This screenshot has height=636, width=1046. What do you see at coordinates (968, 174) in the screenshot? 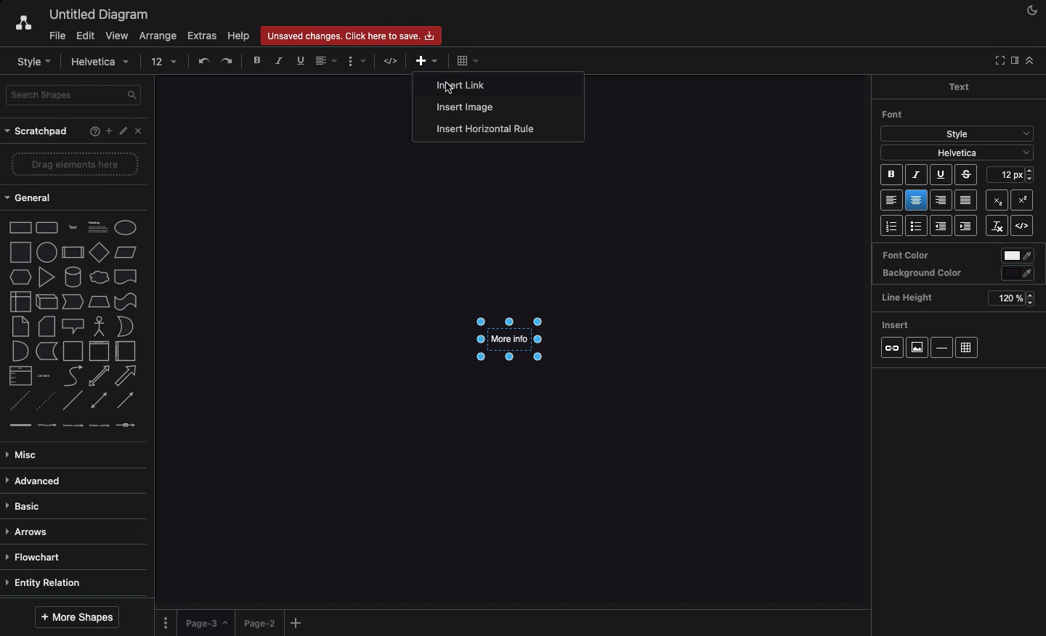
I see `Strikethrough` at bounding box center [968, 174].